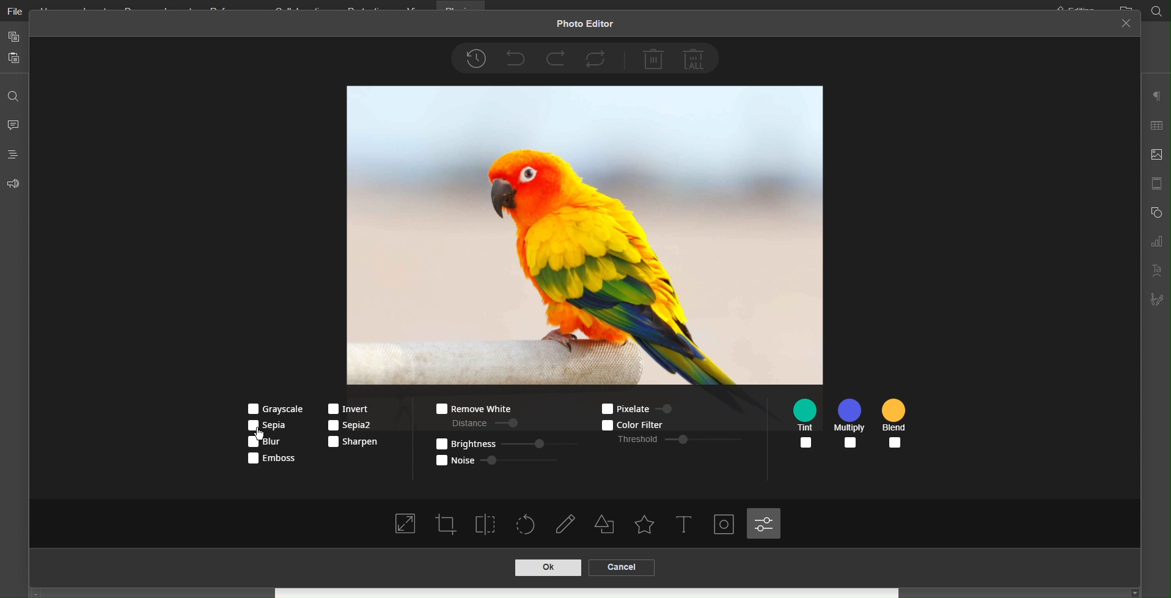 The image size is (1171, 598). Describe the element at coordinates (13, 183) in the screenshot. I see `Feedback and Support` at that location.